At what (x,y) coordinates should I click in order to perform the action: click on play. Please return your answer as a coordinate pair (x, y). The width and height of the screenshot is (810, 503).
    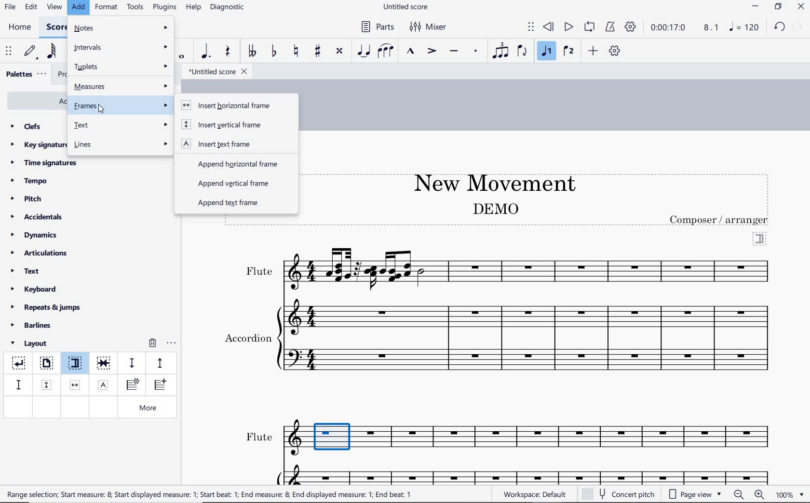
    Looking at the image, I should click on (567, 28).